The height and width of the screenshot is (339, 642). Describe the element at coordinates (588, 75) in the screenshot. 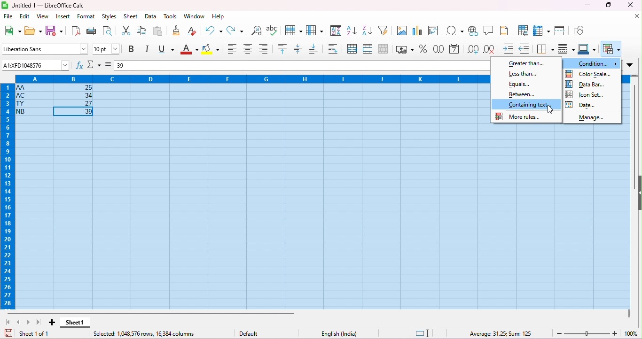

I see `color scale` at that location.